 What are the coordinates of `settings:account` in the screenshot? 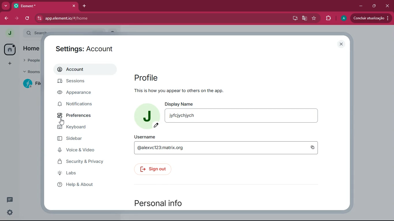 It's located at (87, 48).